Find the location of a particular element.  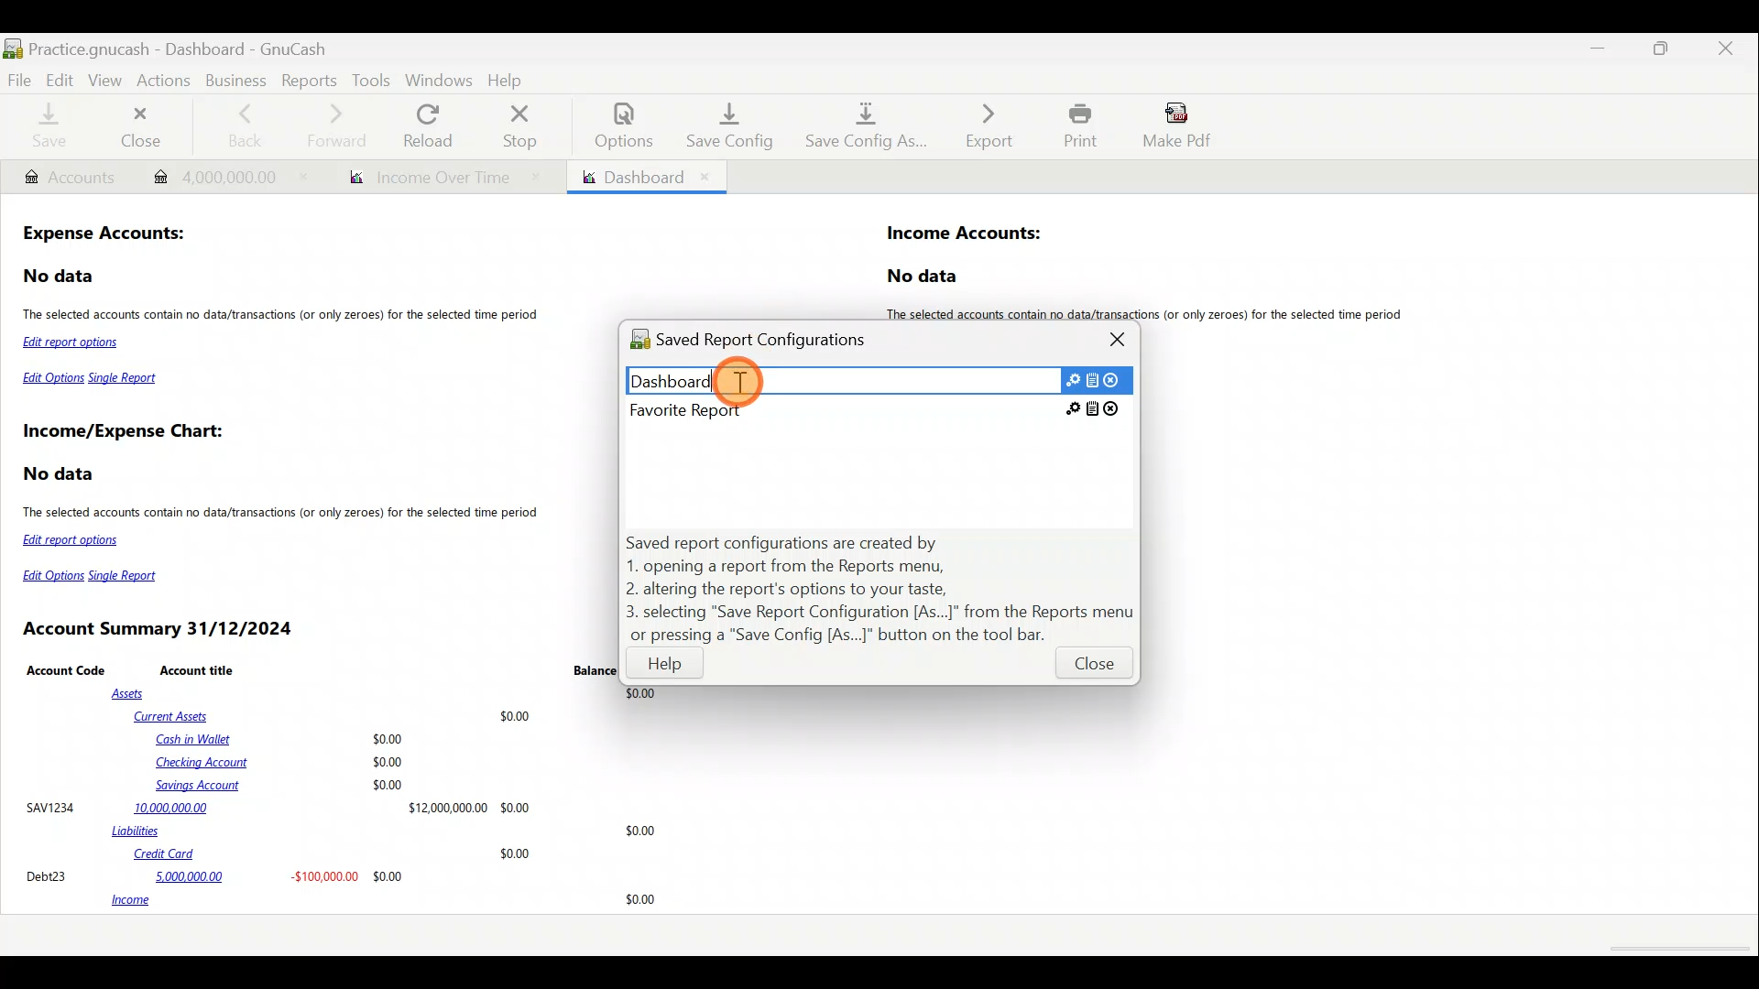

Make pdf is located at coordinates (1183, 128).